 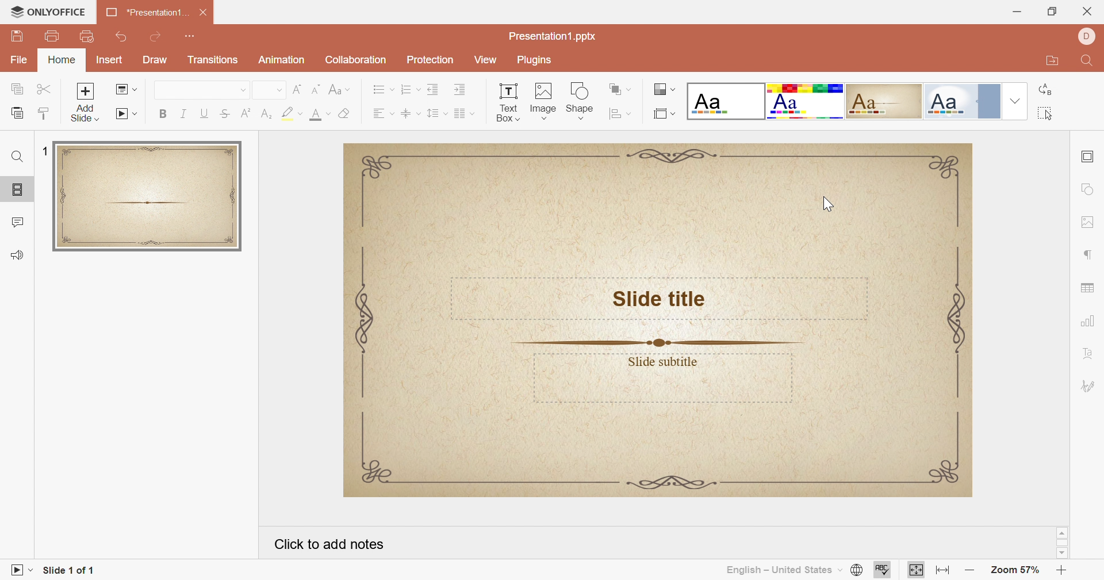 What do you see at coordinates (378, 90) in the screenshot?
I see `Bullets` at bounding box center [378, 90].